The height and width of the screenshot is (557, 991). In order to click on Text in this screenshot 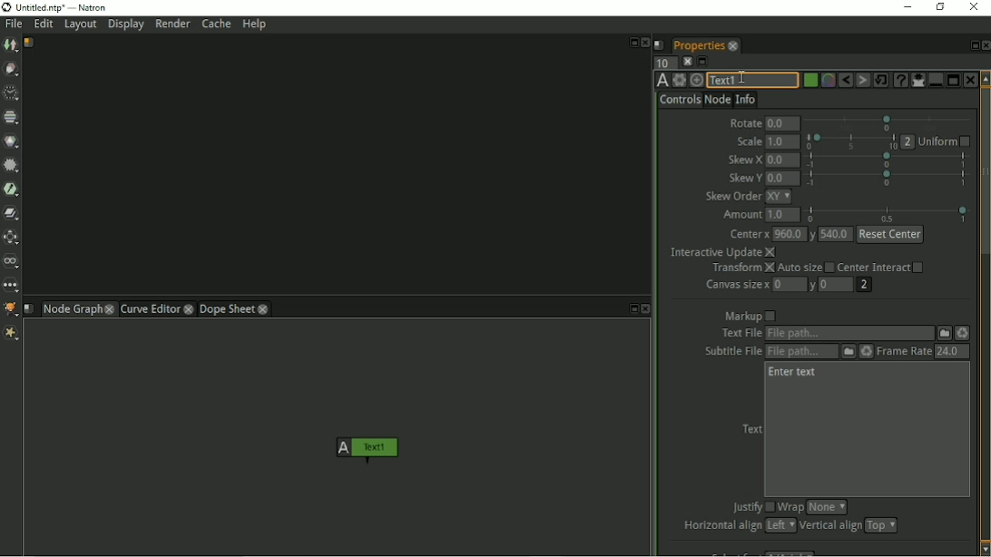, I will do `click(751, 429)`.